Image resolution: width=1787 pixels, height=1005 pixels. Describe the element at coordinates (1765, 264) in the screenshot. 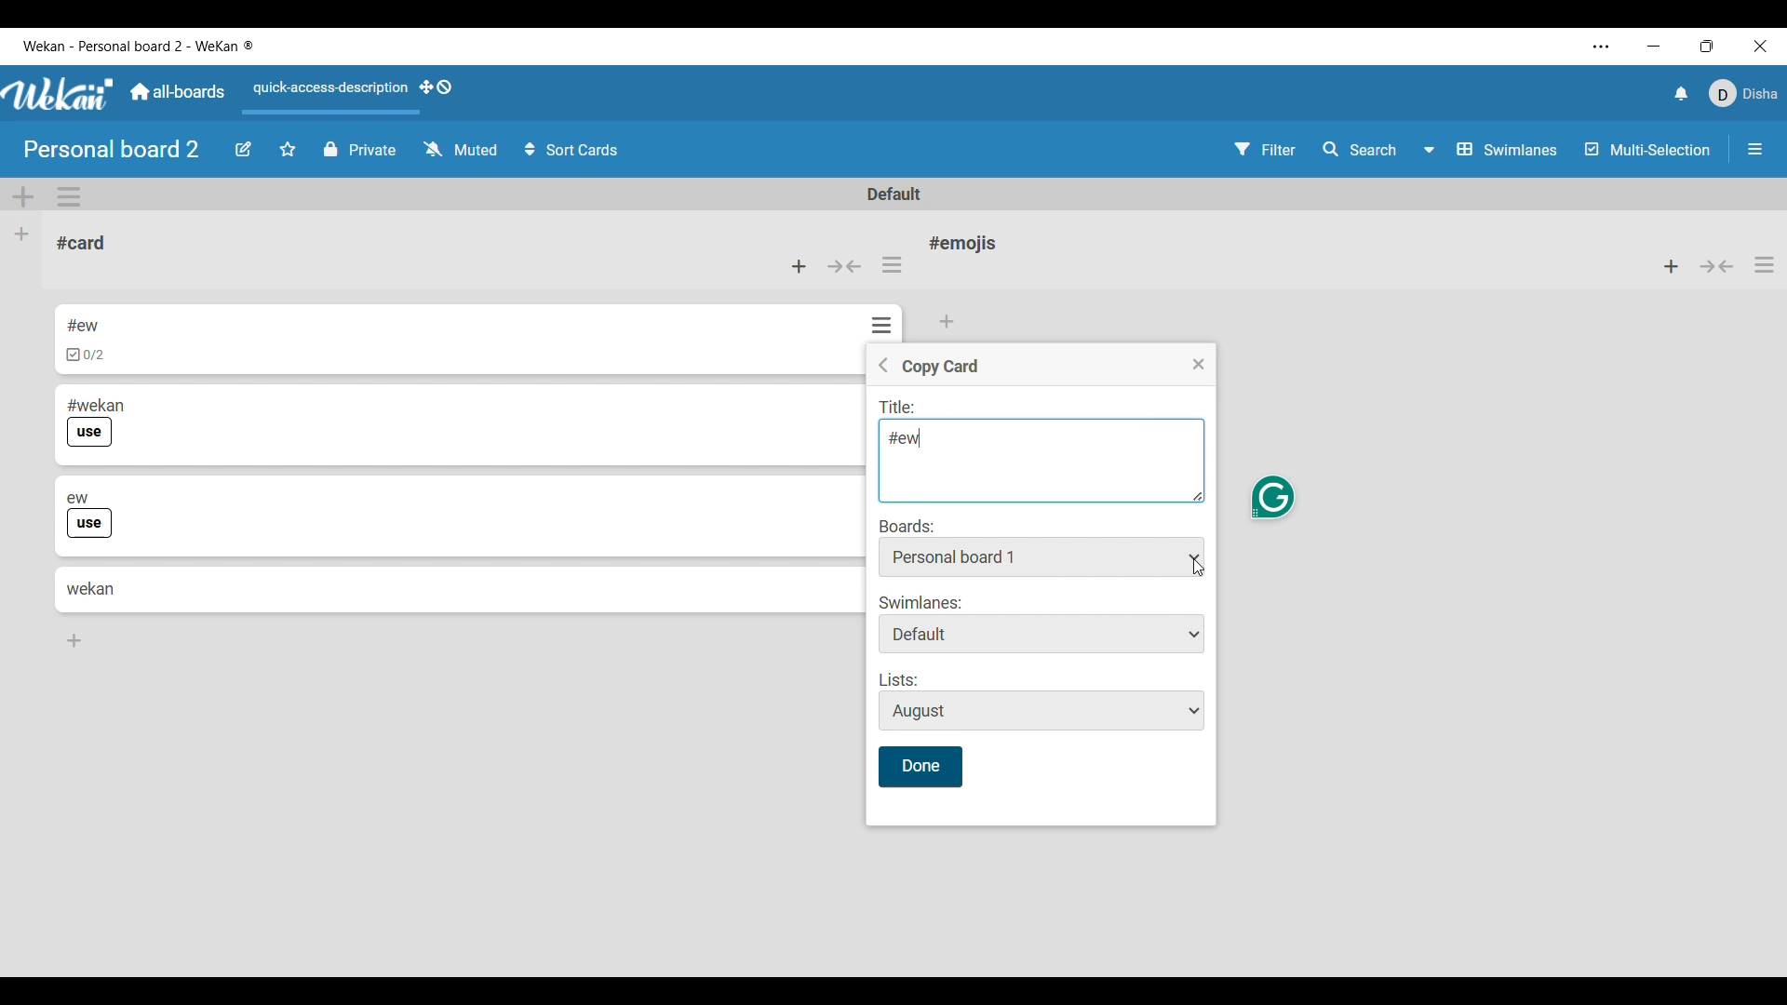

I see `List actions` at that location.